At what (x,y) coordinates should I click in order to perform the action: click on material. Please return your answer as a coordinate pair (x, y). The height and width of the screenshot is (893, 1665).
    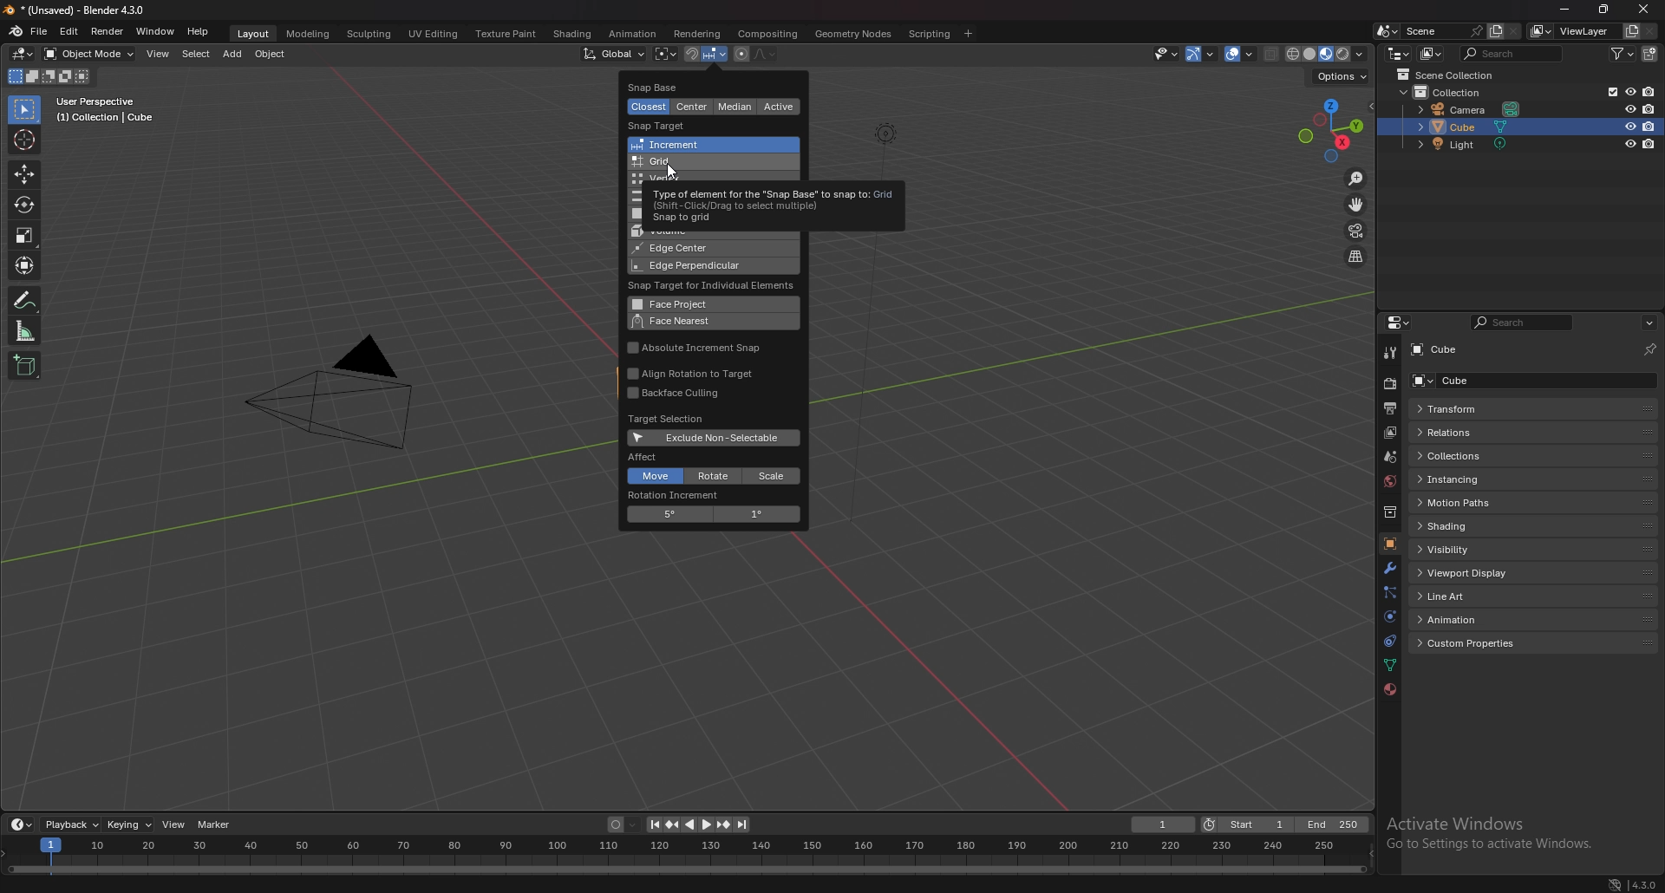
    Looking at the image, I should click on (1390, 690).